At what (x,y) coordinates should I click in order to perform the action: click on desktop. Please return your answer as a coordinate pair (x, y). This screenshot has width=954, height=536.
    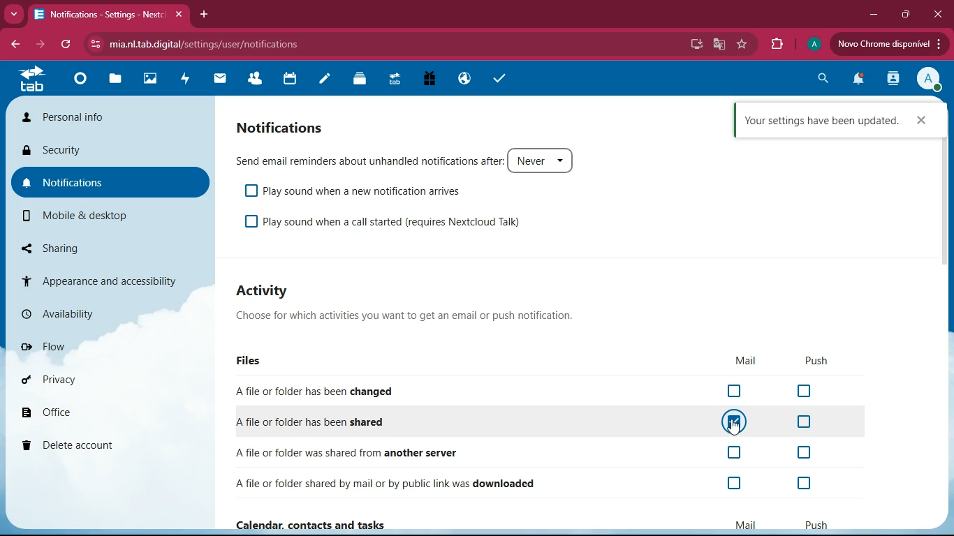
    Looking at the image, I should click on (693, 45).